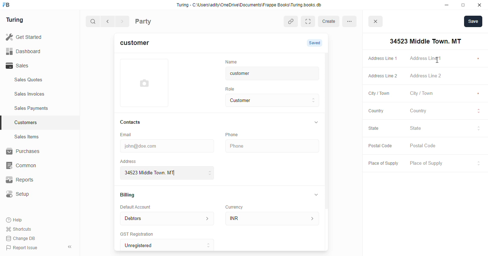 The image size is (488, 256). Describe the element at coordinates (381, 76) in the screenshot. I see `Address Line 2` at that location.